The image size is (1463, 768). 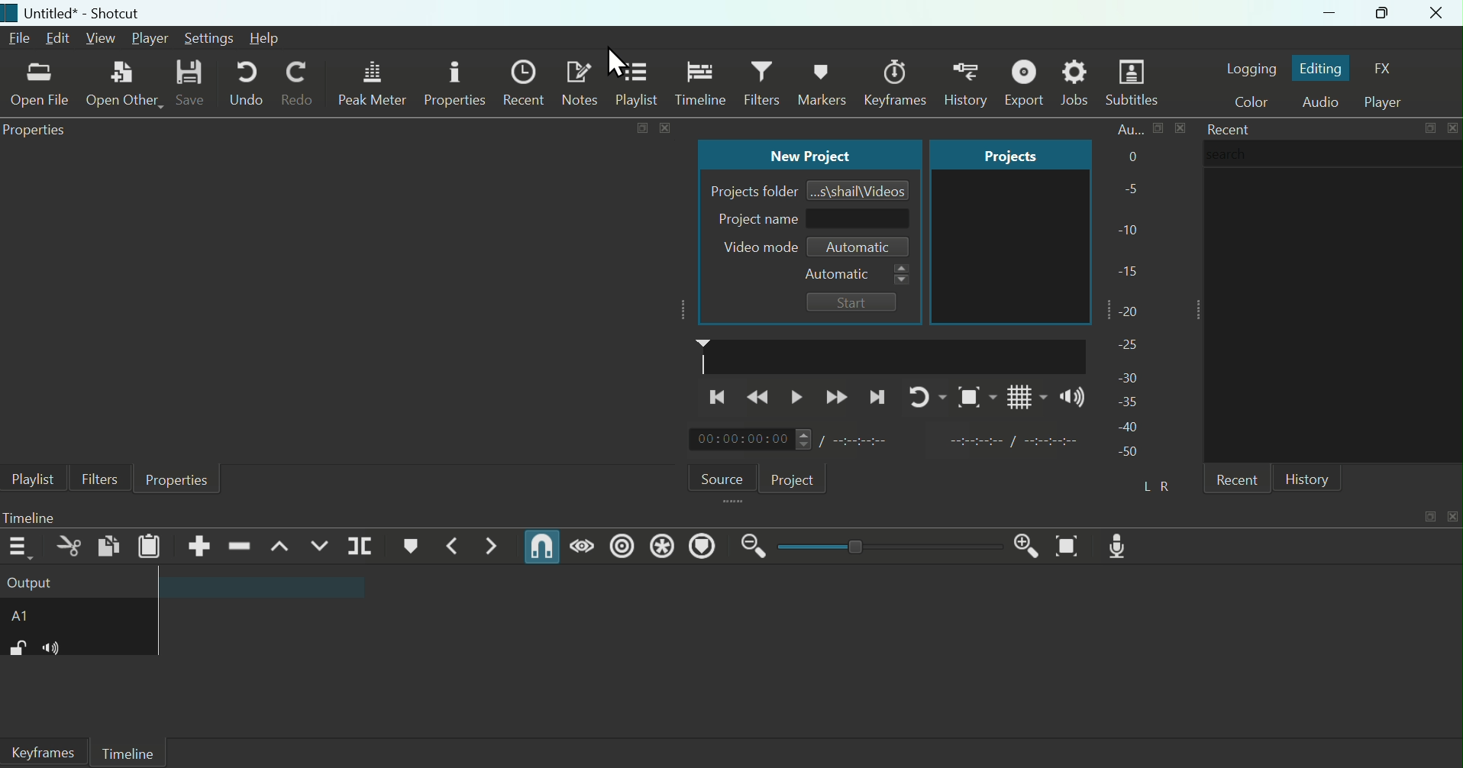 I want to click on make bigger, so click(x=1158, y=128).